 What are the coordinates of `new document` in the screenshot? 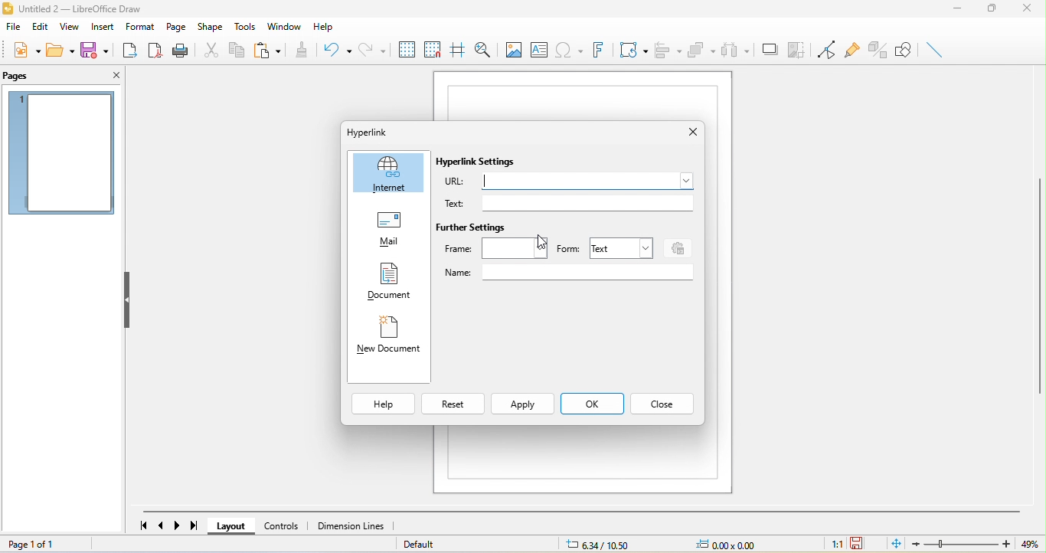 It's located at (389, 337).